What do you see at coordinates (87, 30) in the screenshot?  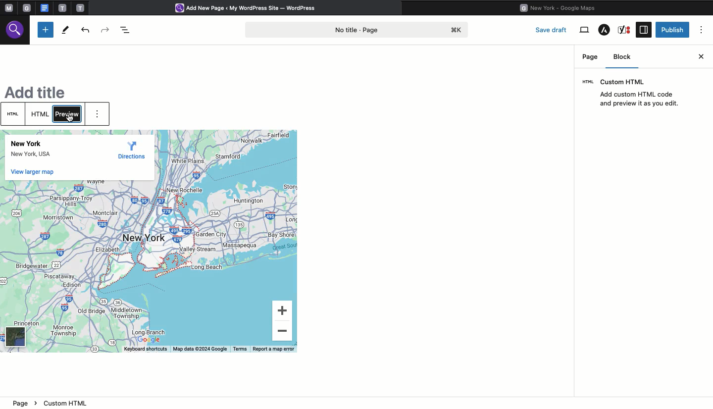 I see `Undo` at bounding box center [87, 30].